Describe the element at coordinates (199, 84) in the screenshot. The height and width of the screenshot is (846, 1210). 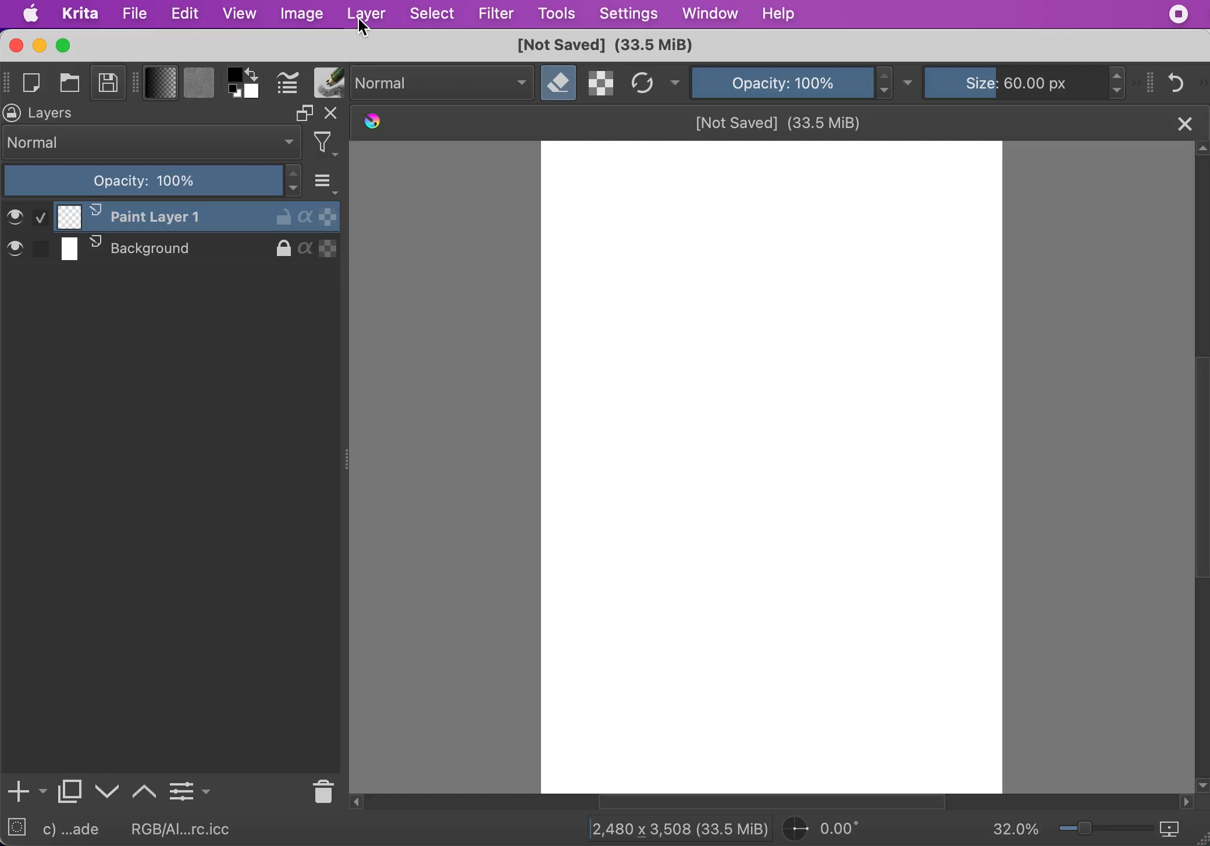
I see `fill patterns` at that location.